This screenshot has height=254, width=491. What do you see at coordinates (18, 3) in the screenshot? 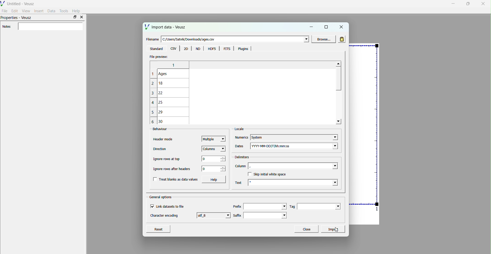
I see `Untitled - Veusz` at bounding box center [18, 3].